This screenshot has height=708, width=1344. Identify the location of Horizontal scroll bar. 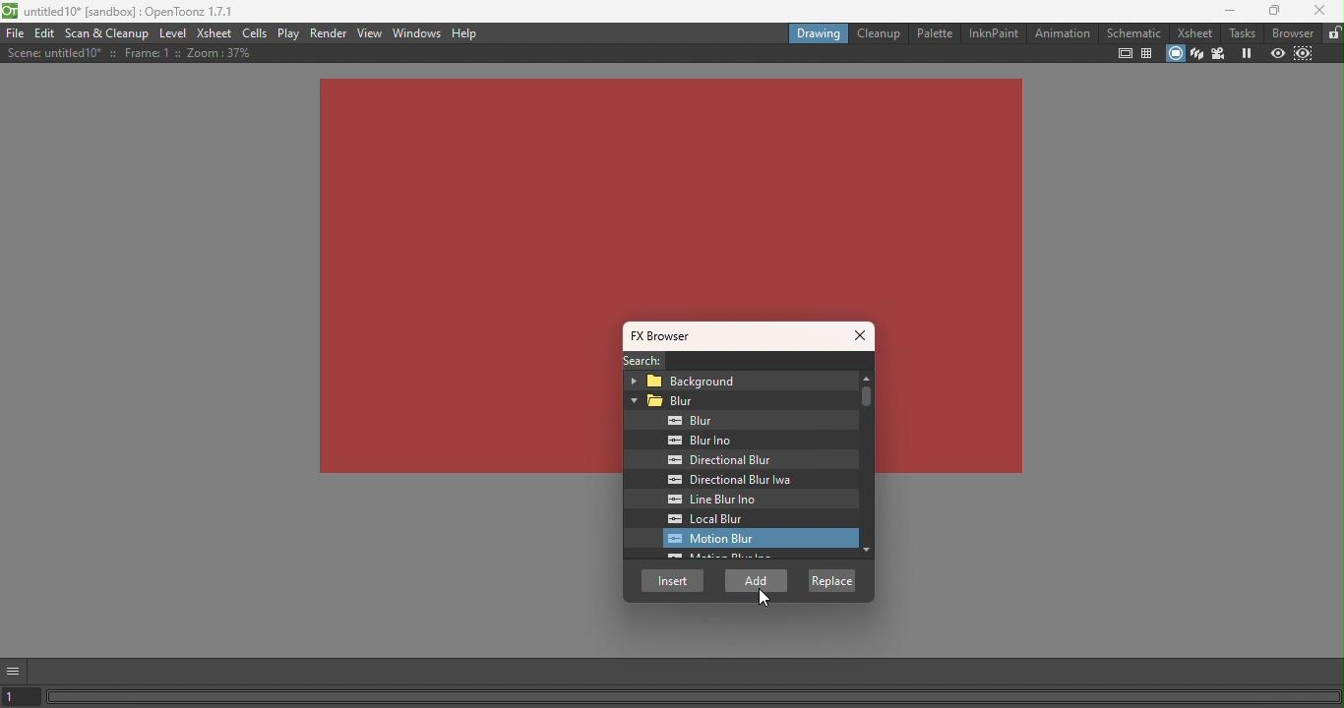
(695, 696).